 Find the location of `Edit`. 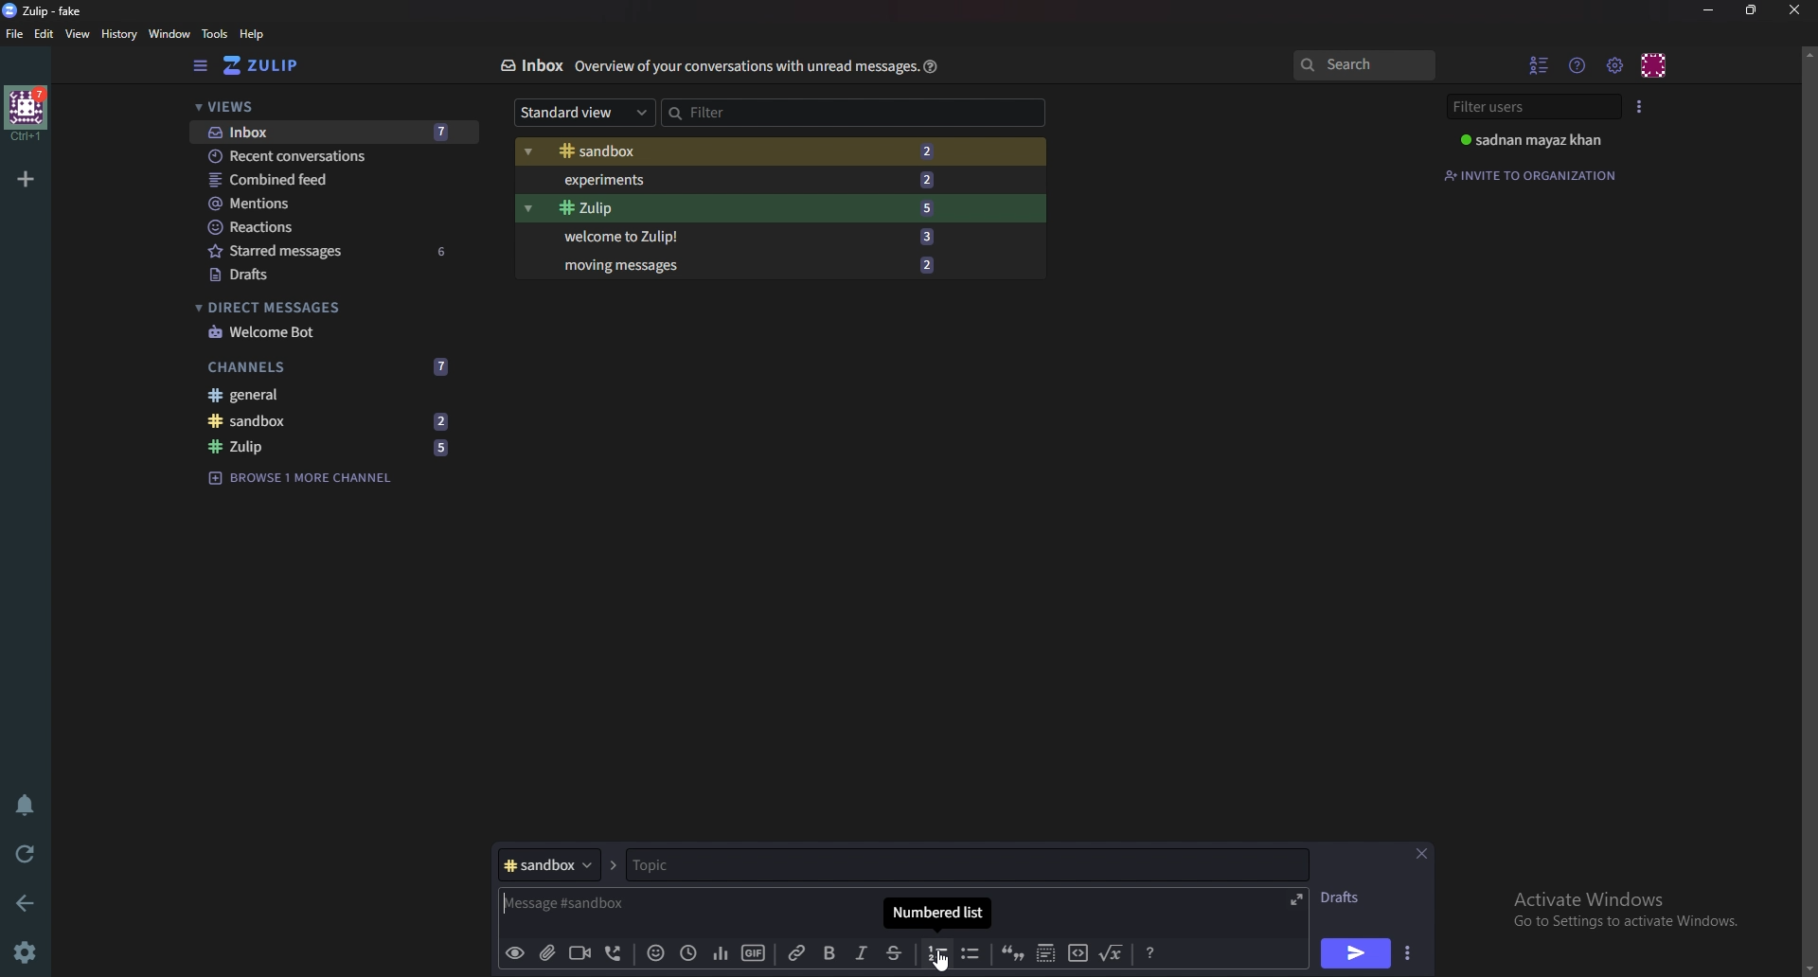

Edit is located at coordinates (45, 33).